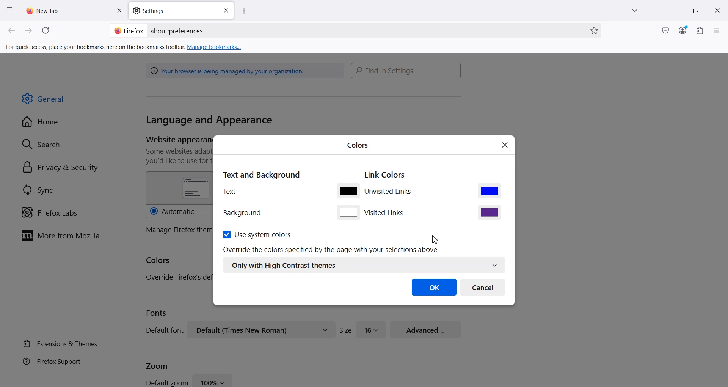  Describe the element at coordinates (425, 329) in the screenshot. I see `Advanced...` at that location.